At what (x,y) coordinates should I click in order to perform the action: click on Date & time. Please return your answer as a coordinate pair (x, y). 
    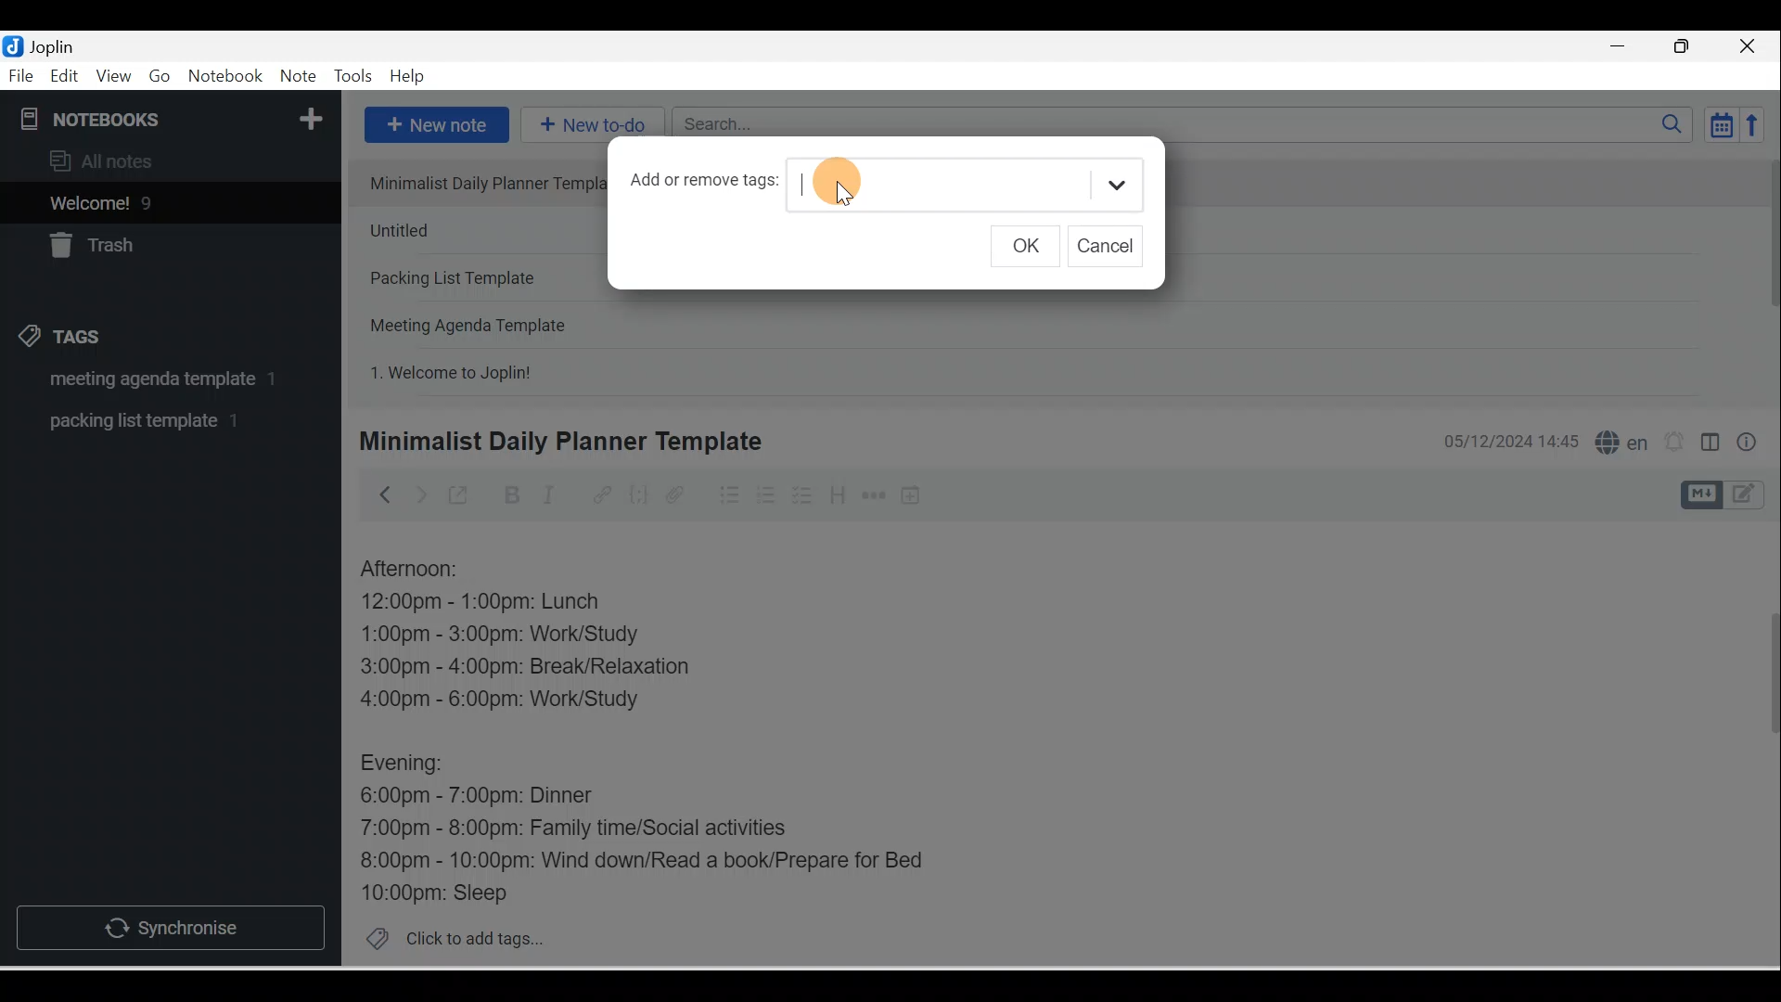
    Looking at the image, I should click on (1507, 442).